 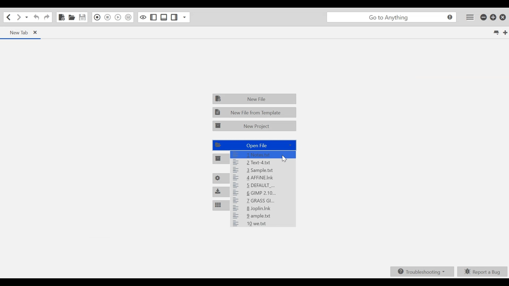 I want to click on 10 we.txt, so click(x=263, y=224).